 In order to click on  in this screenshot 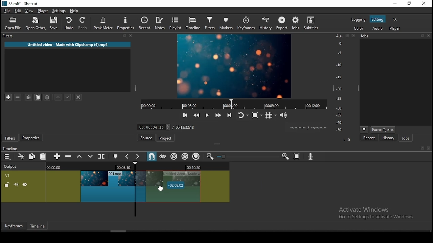, I will do `click(423, 36)`.